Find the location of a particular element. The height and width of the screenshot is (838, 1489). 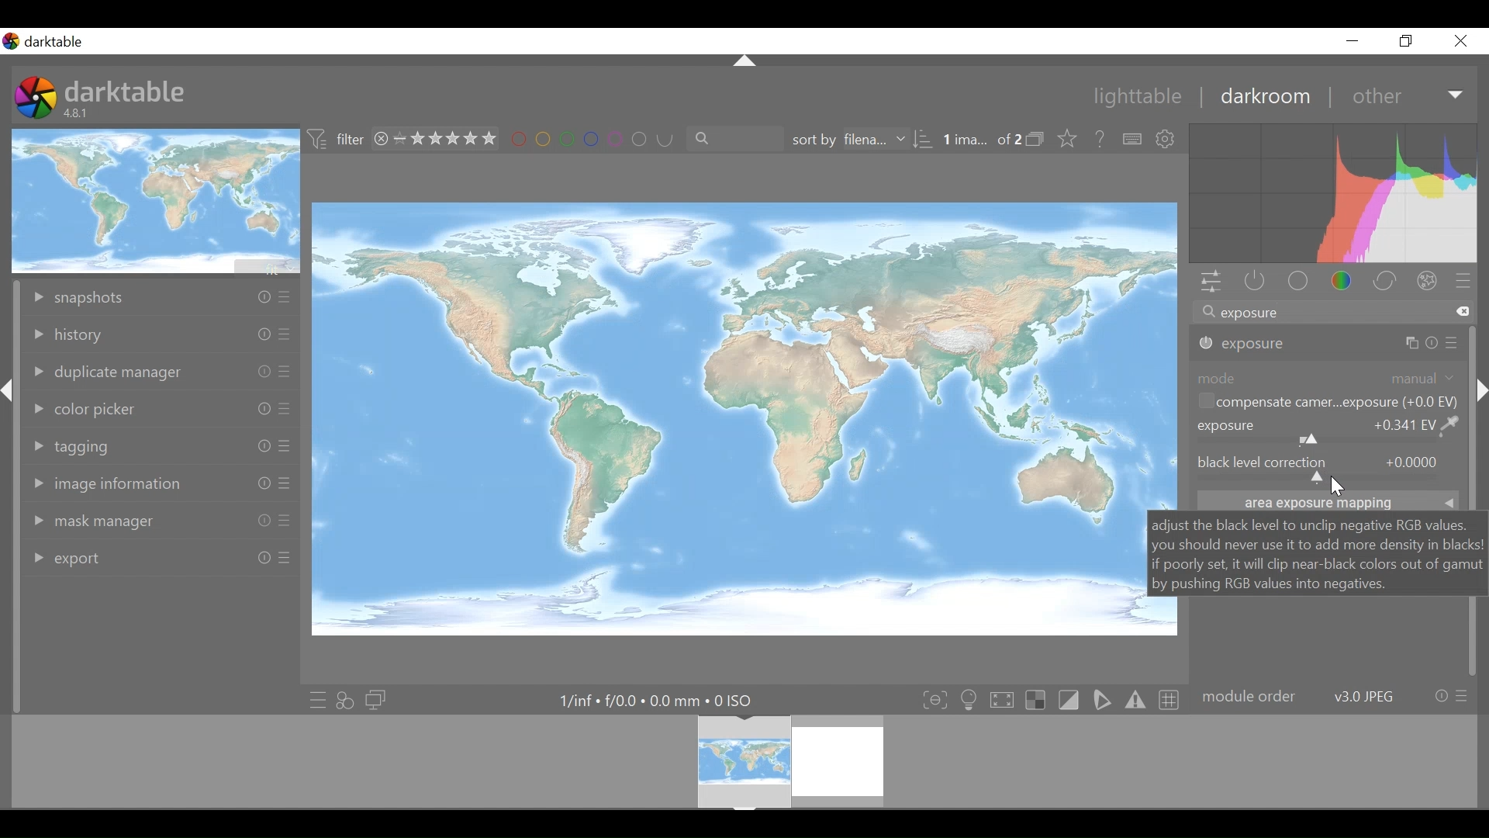

base is located at coordinates (1296, 281).